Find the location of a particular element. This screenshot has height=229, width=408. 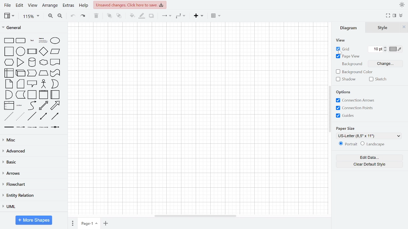

note is located at coordinates (10, 83).